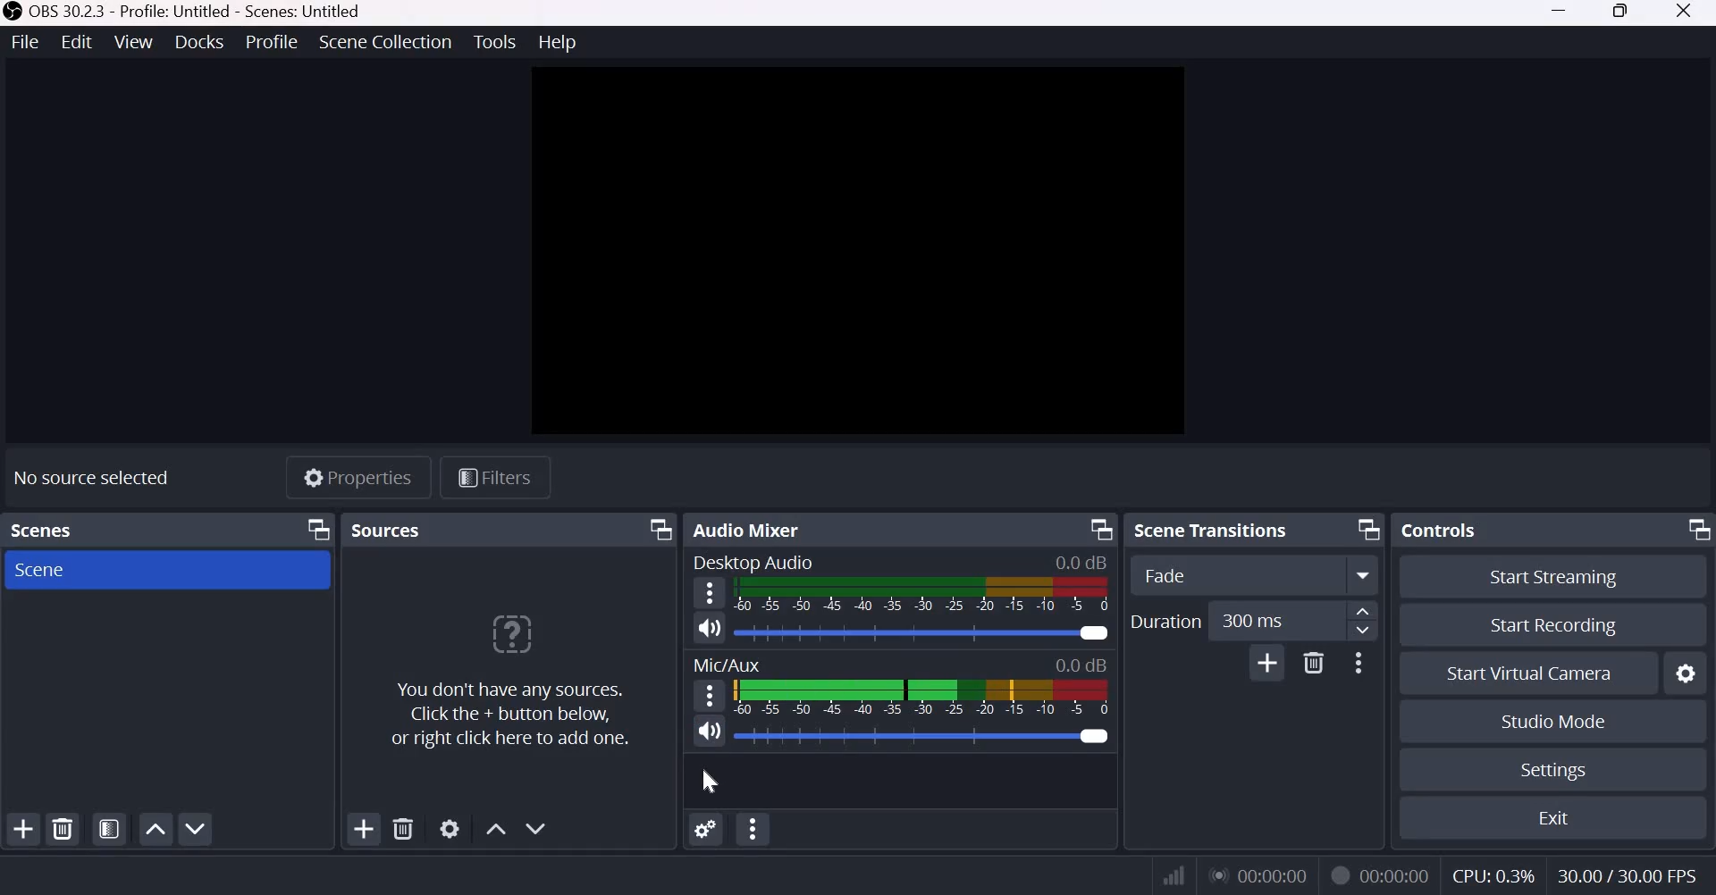 This screenshot has width=1716, height=895. What do you see at coordinates (155, 830) in the screenshot?
I see `Move scene up` at bounding box center [155, 830].